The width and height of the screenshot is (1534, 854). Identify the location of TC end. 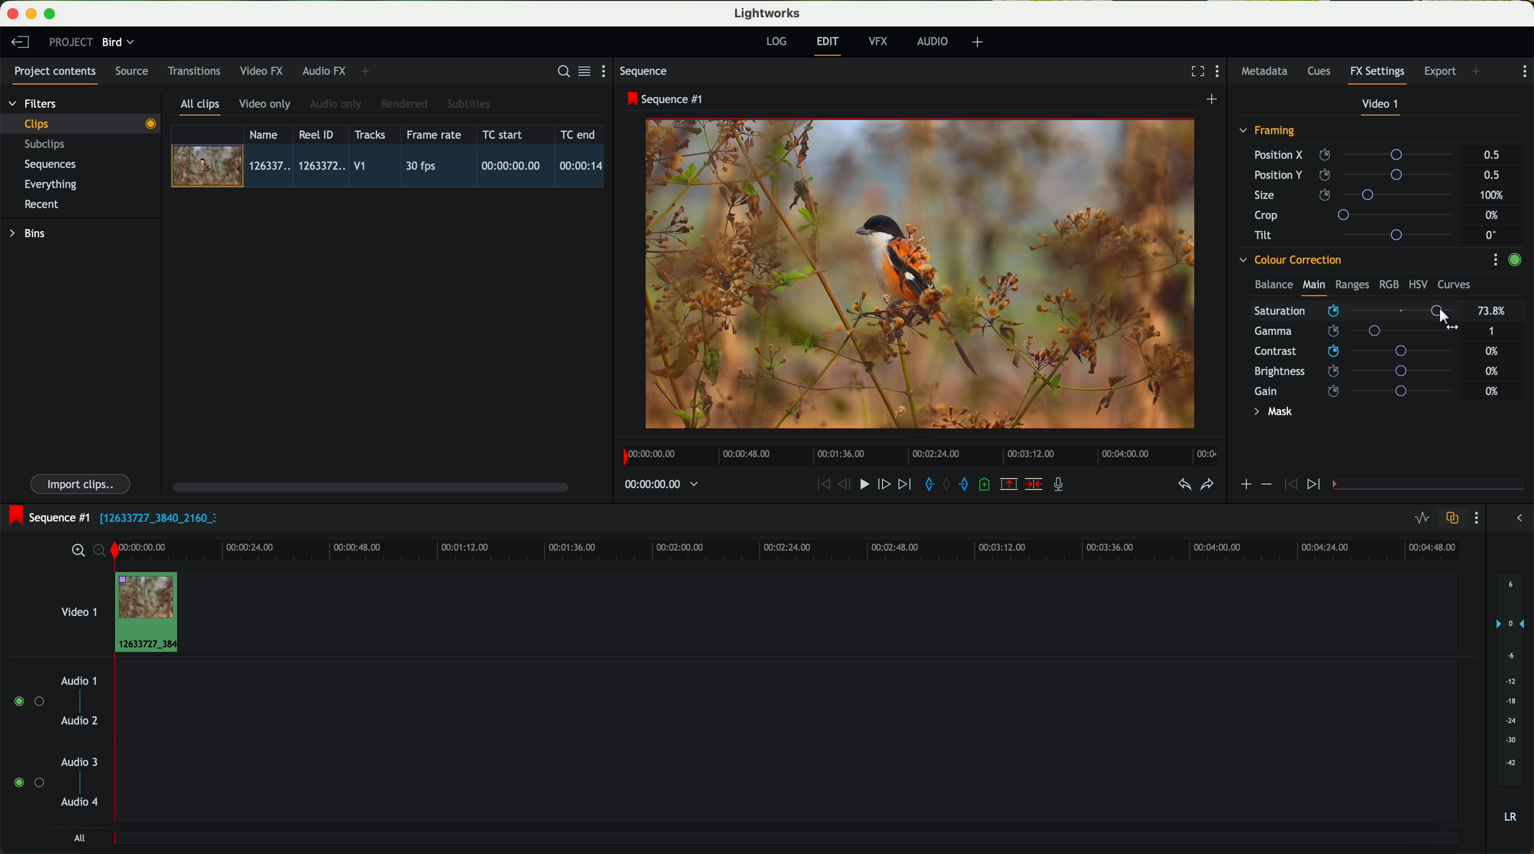
(579, 134).